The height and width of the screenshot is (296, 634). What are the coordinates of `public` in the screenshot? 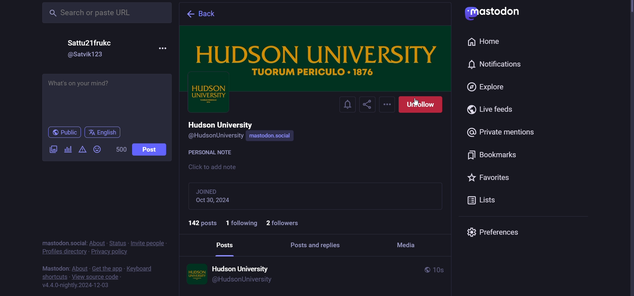 It's located at (63, 133).